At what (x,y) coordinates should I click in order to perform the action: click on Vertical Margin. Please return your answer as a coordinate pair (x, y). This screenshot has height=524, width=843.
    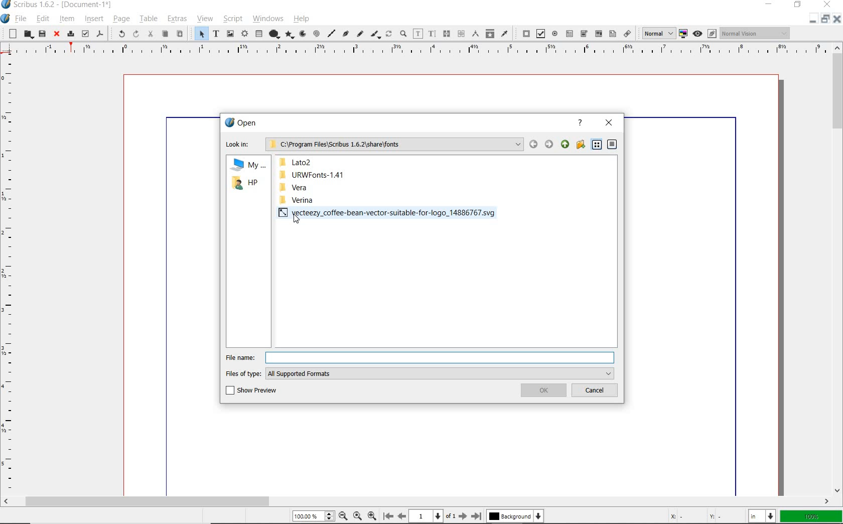
    Looking at the image, I should click on (9, 277).